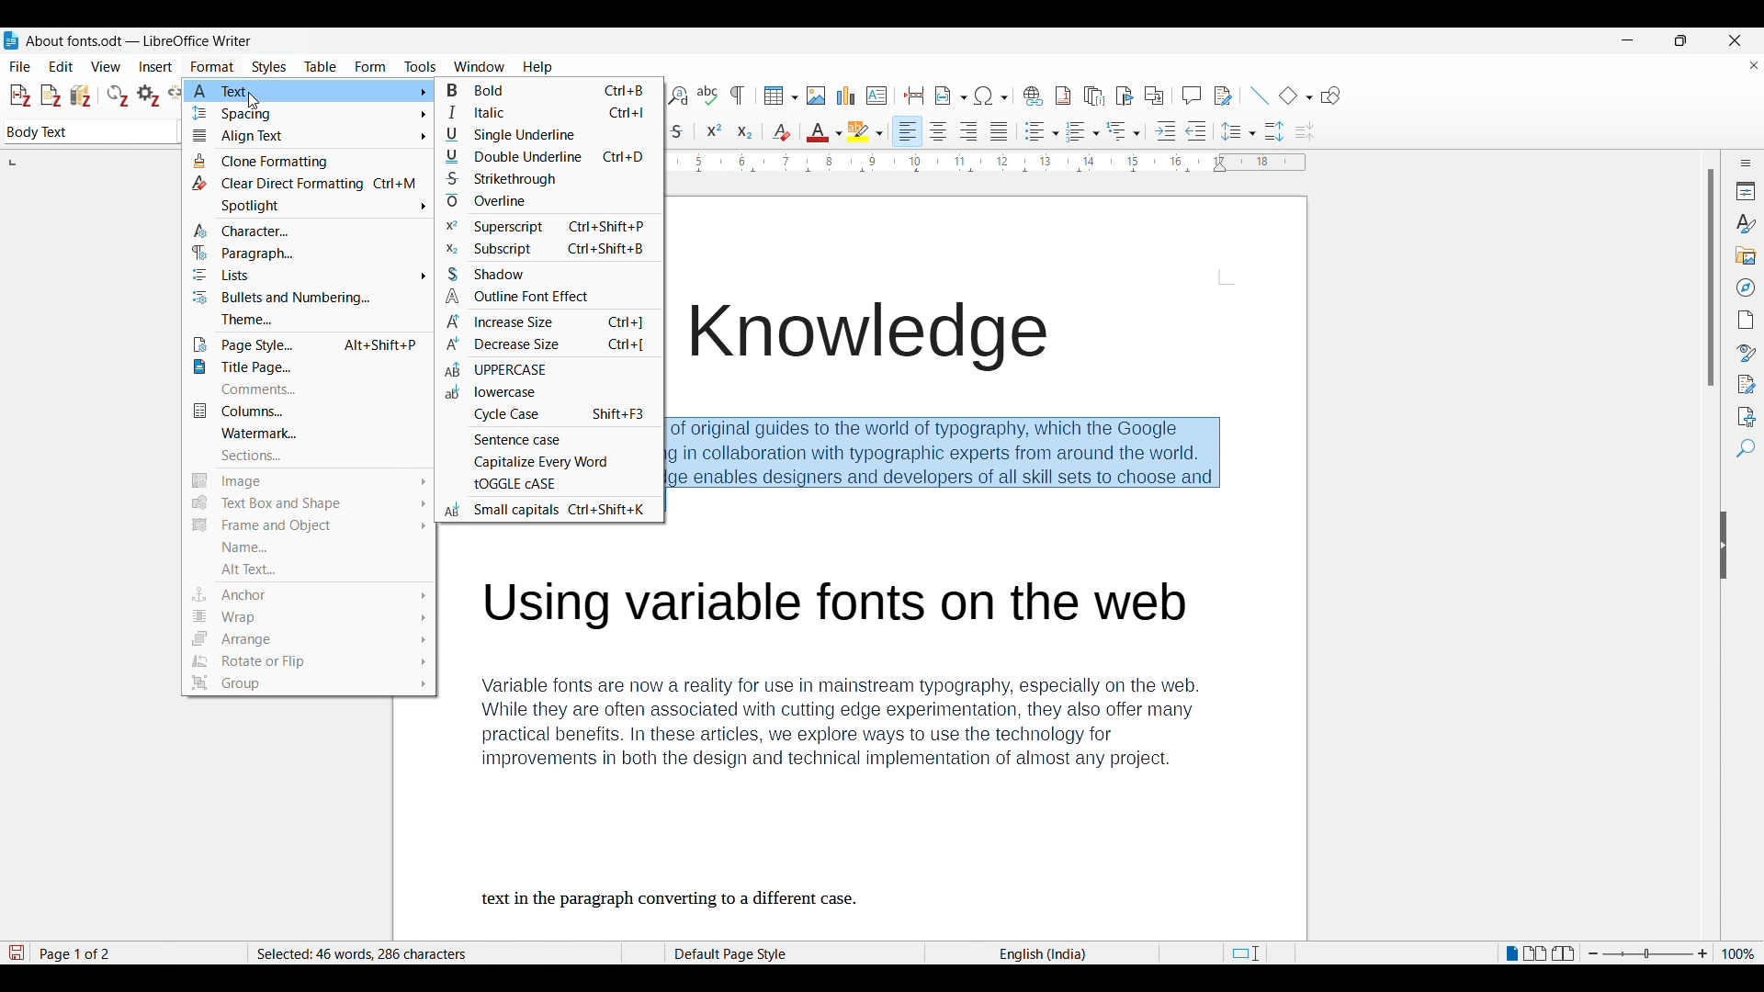  I want to click on Insert comment, so click(1192, 96).